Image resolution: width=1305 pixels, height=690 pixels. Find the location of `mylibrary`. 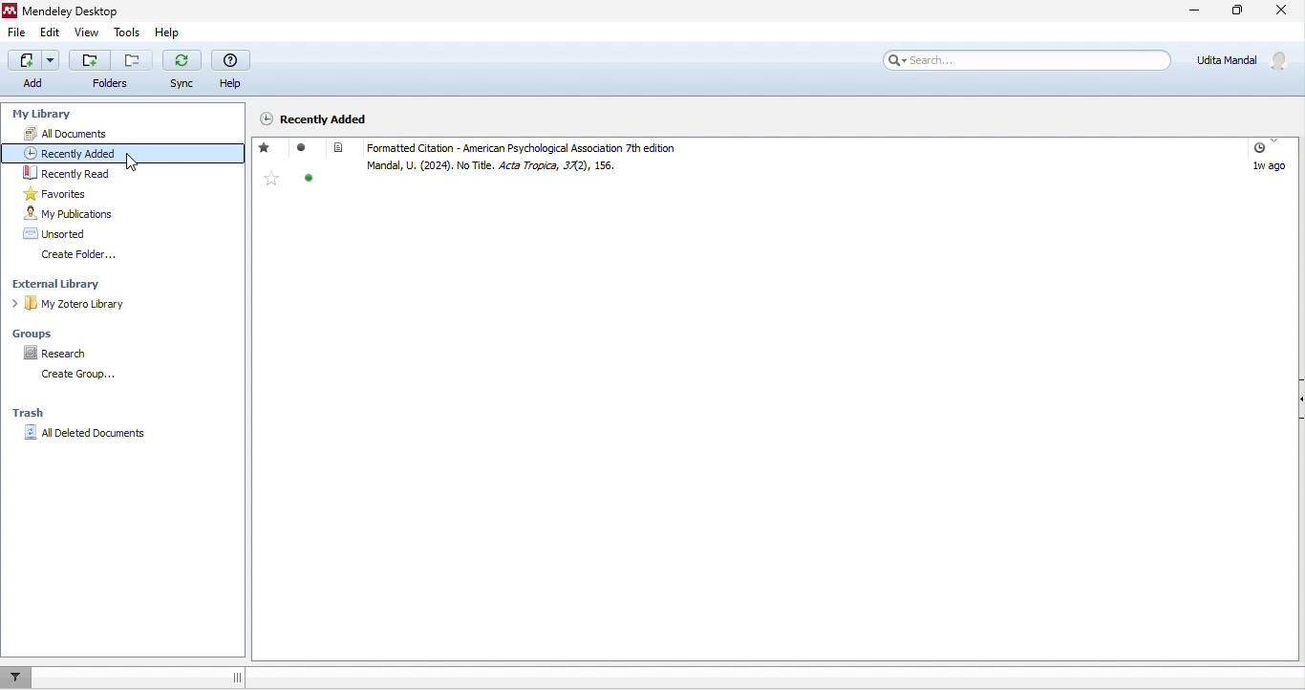

mylibrary is located at coordinates (41, 116).